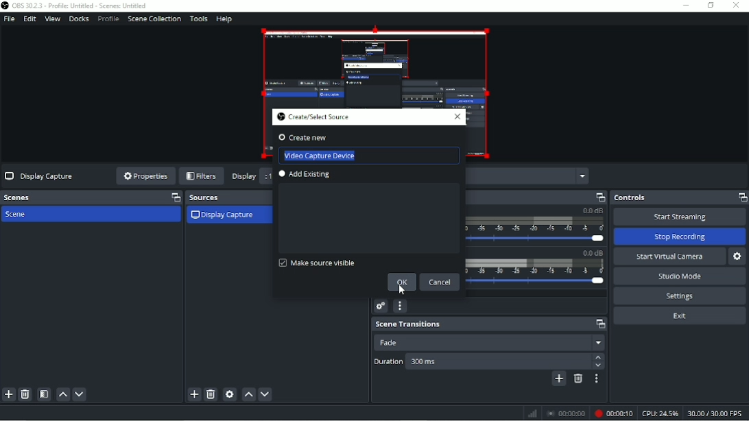  What do you see at coordinates (737, 256) in the screenshot?
I see `Configure virtual camera` at bounding box center [737, 256].